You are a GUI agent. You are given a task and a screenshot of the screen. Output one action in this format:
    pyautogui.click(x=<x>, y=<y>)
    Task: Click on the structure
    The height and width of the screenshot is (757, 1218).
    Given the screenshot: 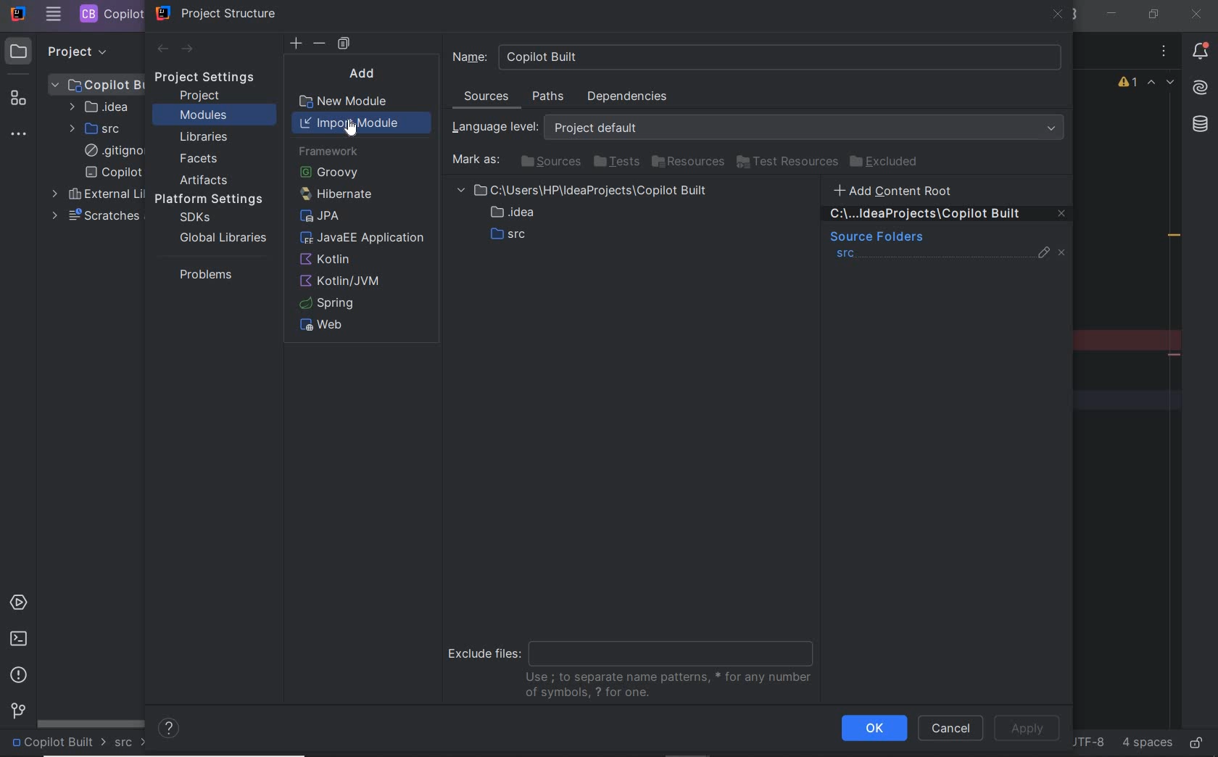 What is the action you would take?
    pyautogui.click(x=20, y=101)
    